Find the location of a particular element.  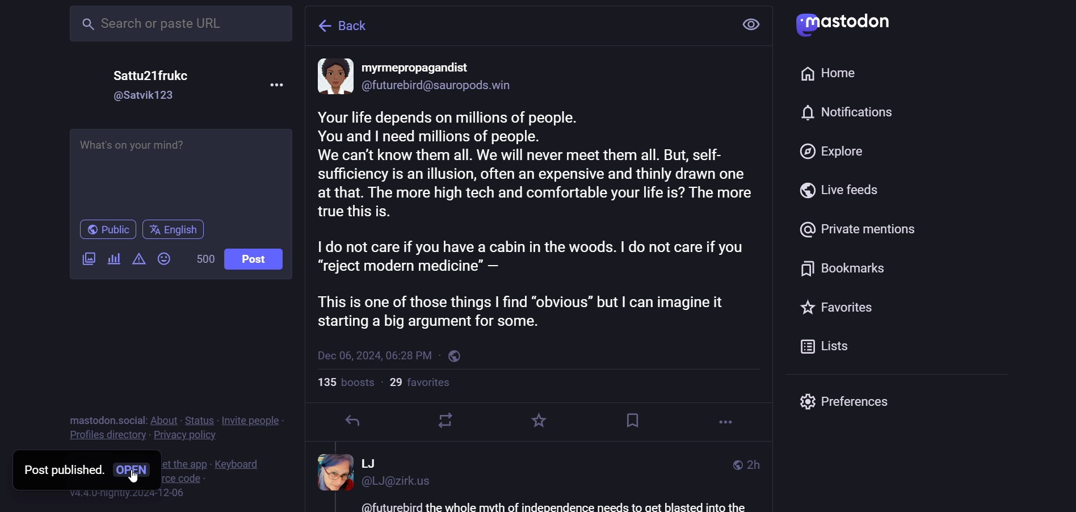

boosts is located at coordinates (344, 383).